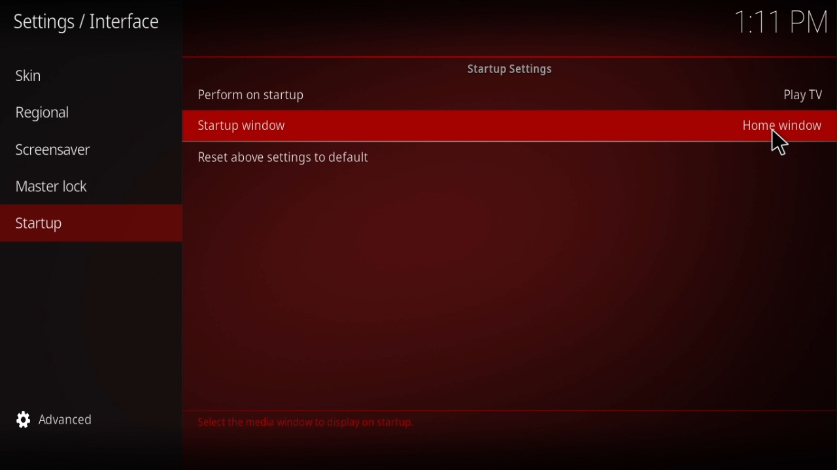 The height and width of the screenshot is (470, 837). Describe the element at coordinates (303, 422) in the screenshot. I see `The category contains` at that location.